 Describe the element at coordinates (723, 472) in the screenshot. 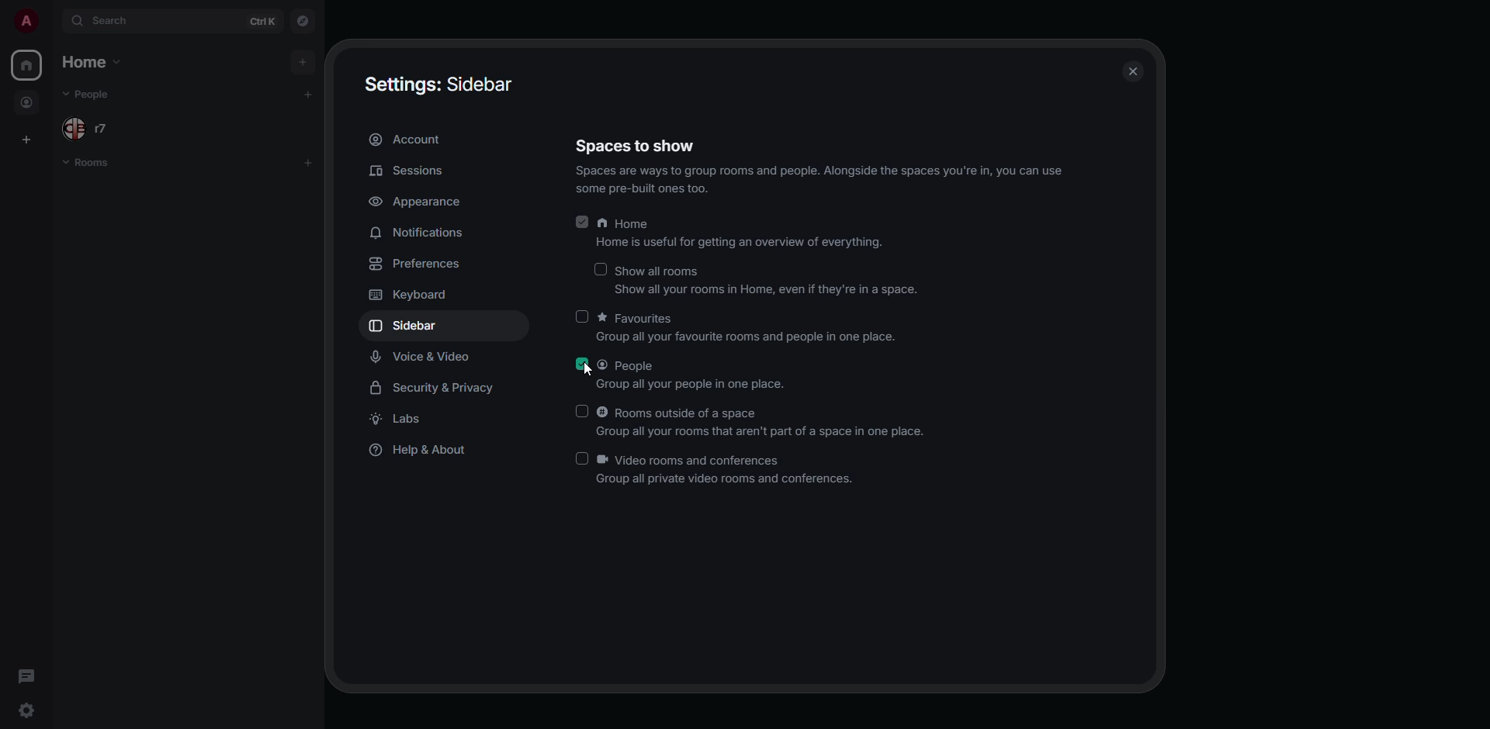

I see ` Video rooms and conferencesGroup all private video rooms and conferences.` at that location.